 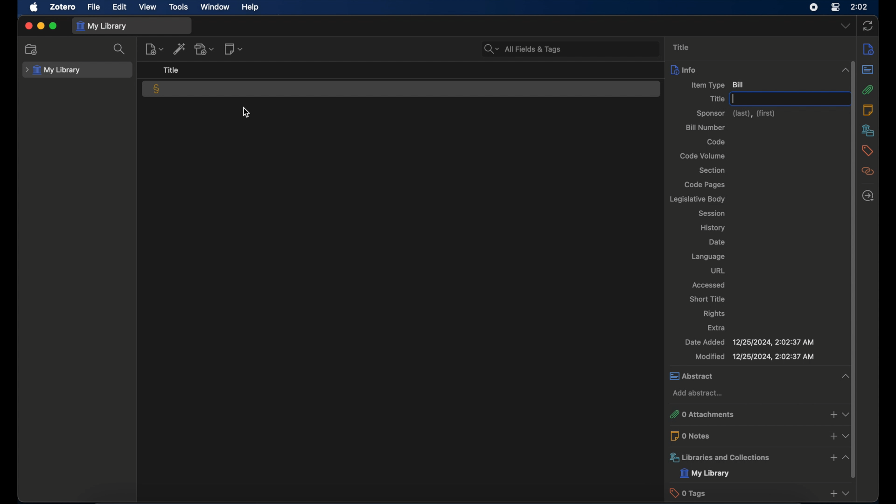 I want to click on new notes, so click(x=154, y=49).